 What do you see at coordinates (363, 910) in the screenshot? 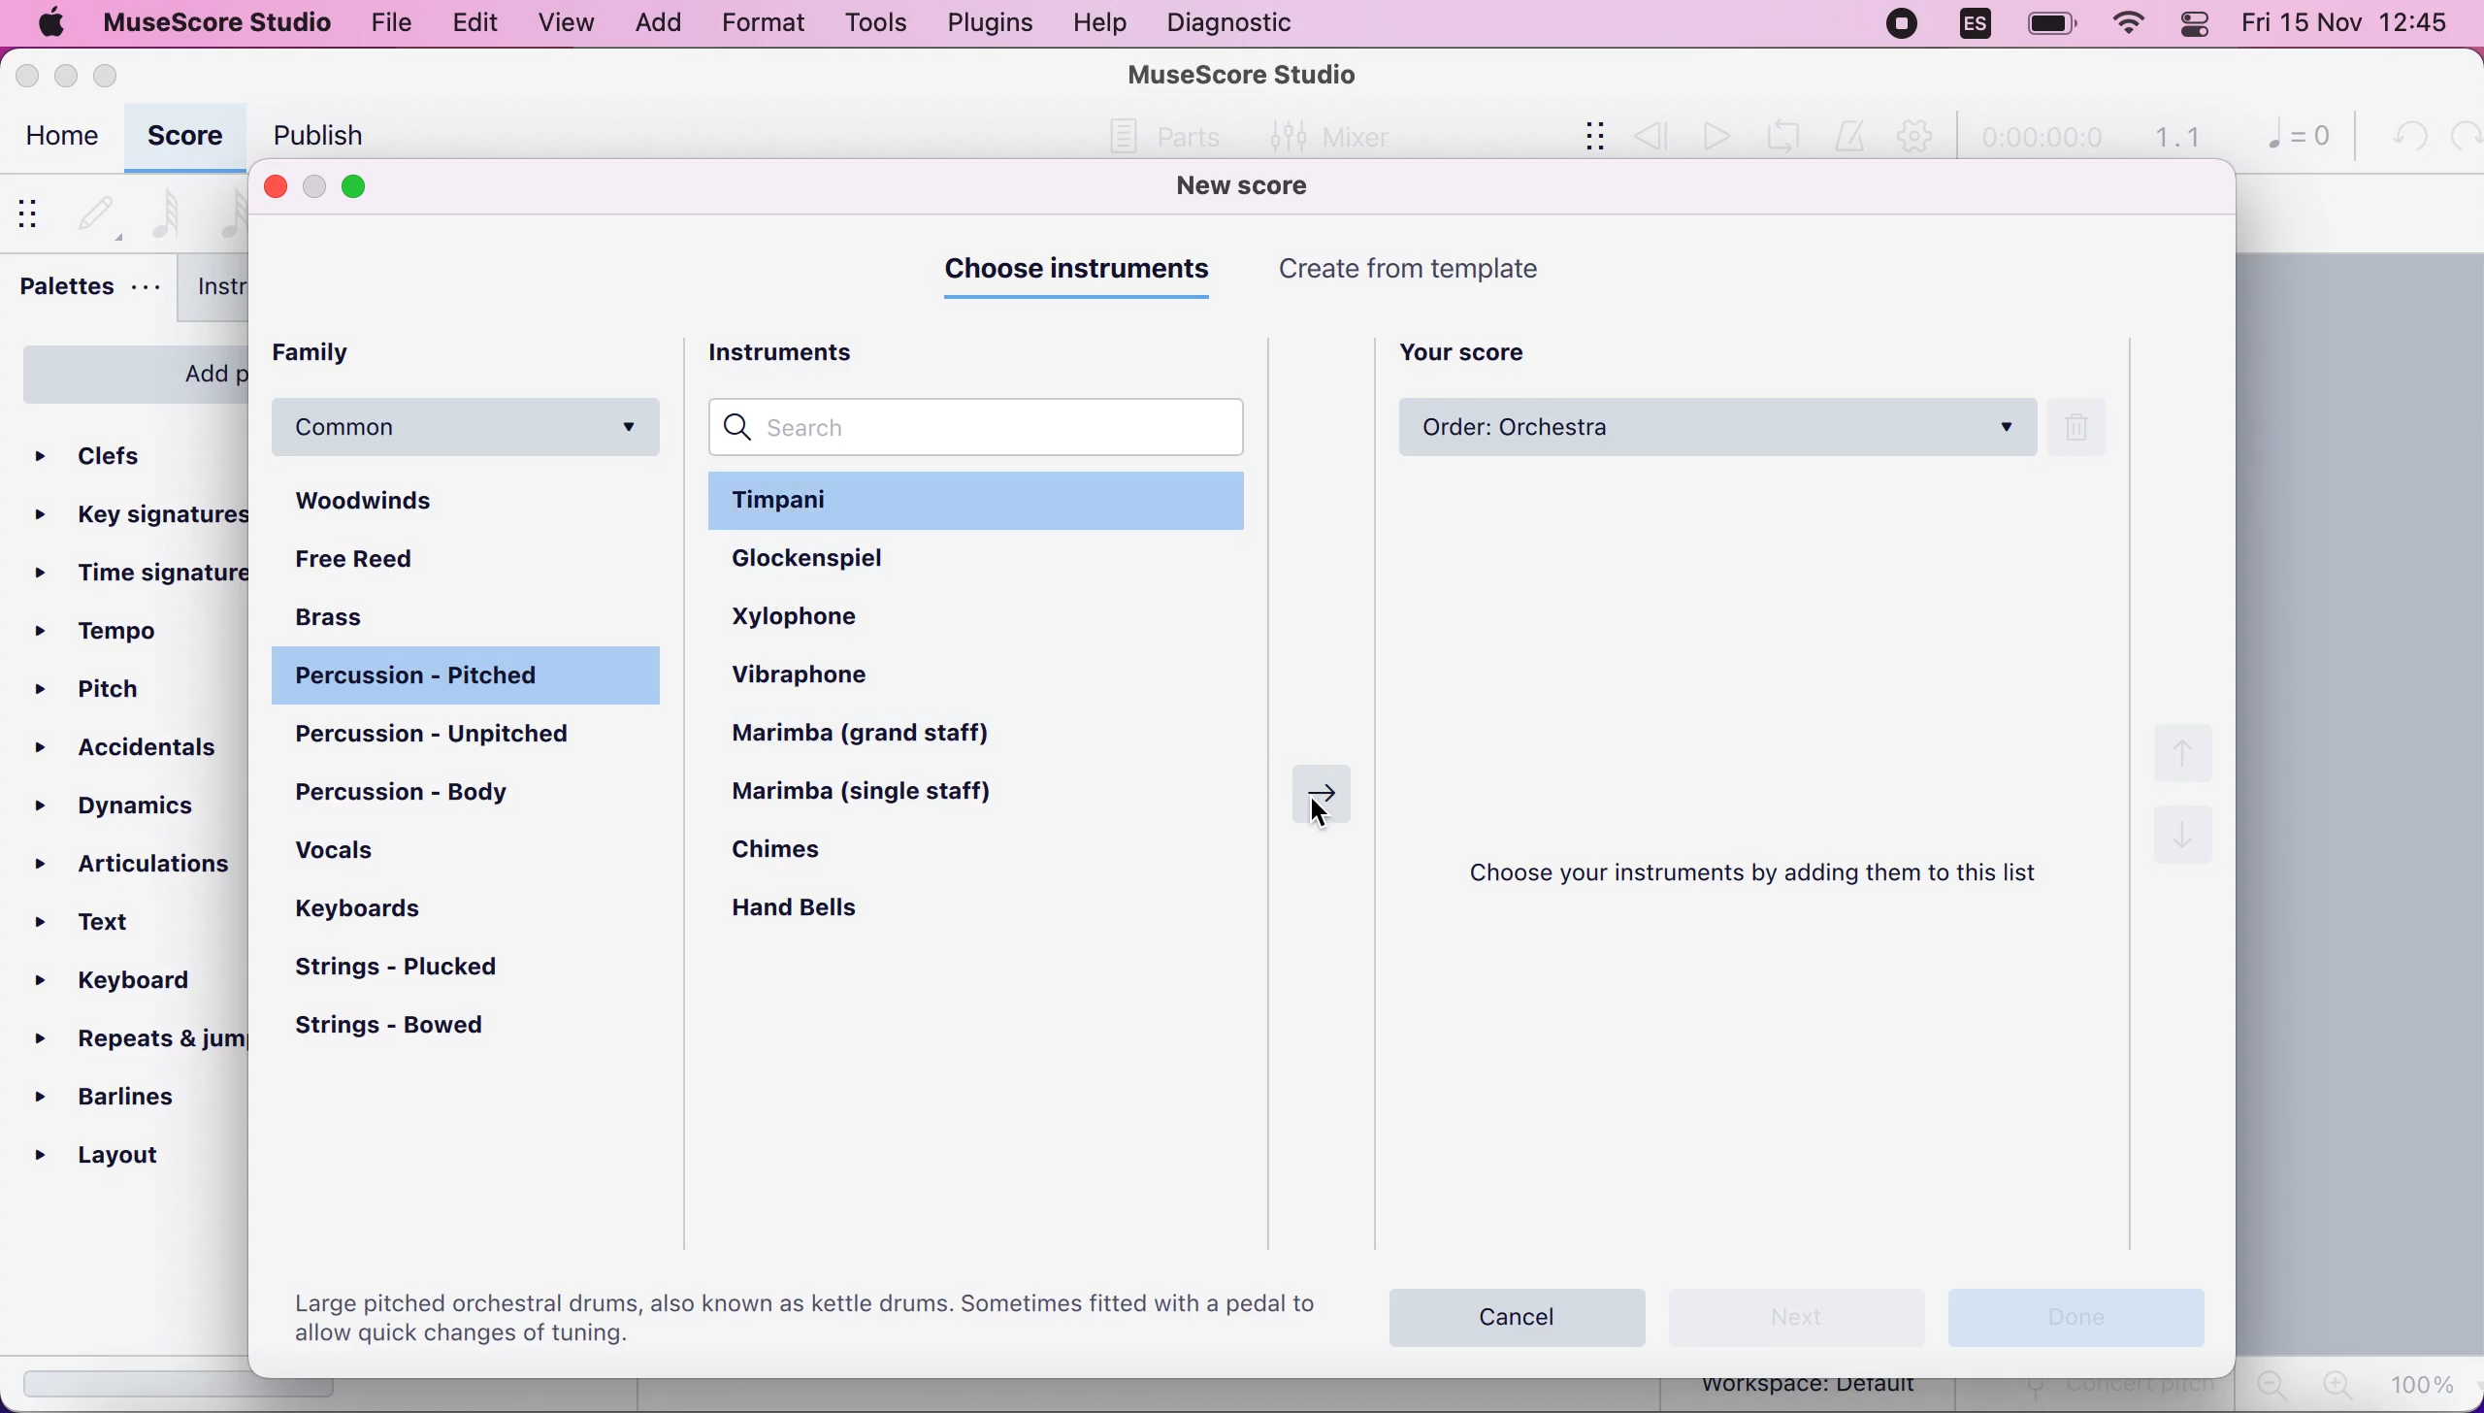
I see `keyboards` at bounding box center [363, 910].